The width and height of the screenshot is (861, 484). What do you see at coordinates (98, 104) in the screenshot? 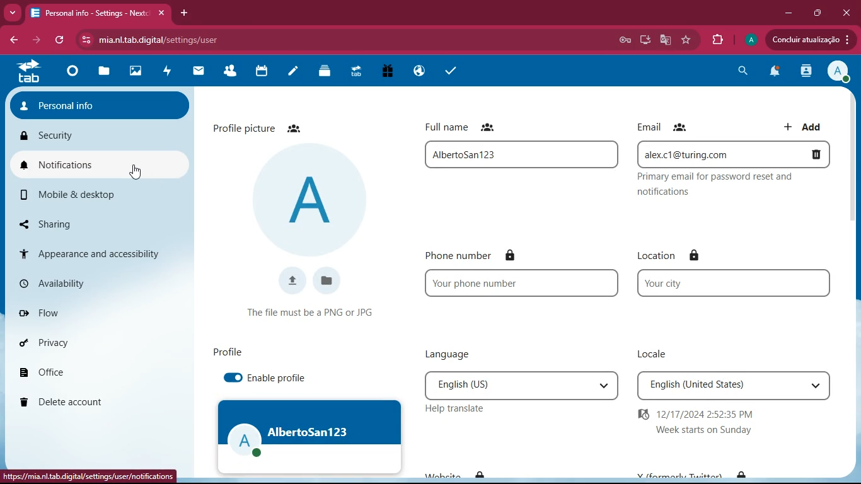
I see `personal info` at bounding box center [98, 104].